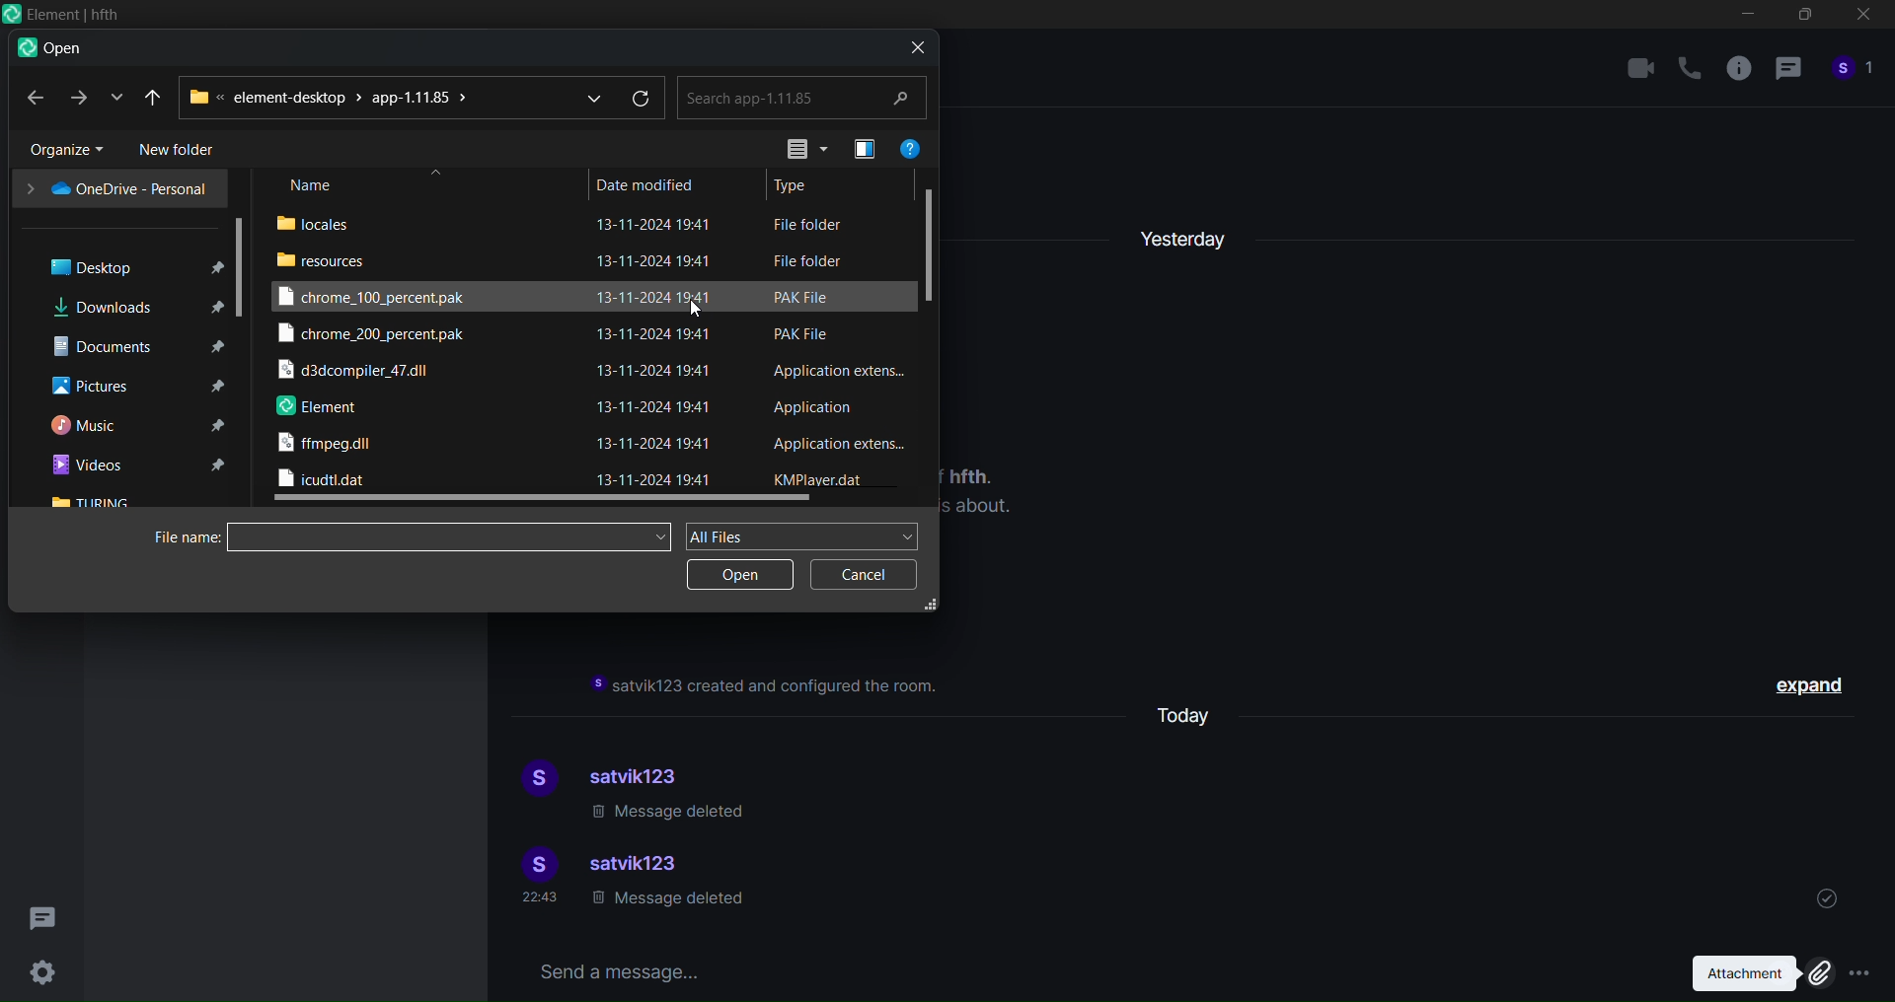  I want to click on file name, so click(181, 537).